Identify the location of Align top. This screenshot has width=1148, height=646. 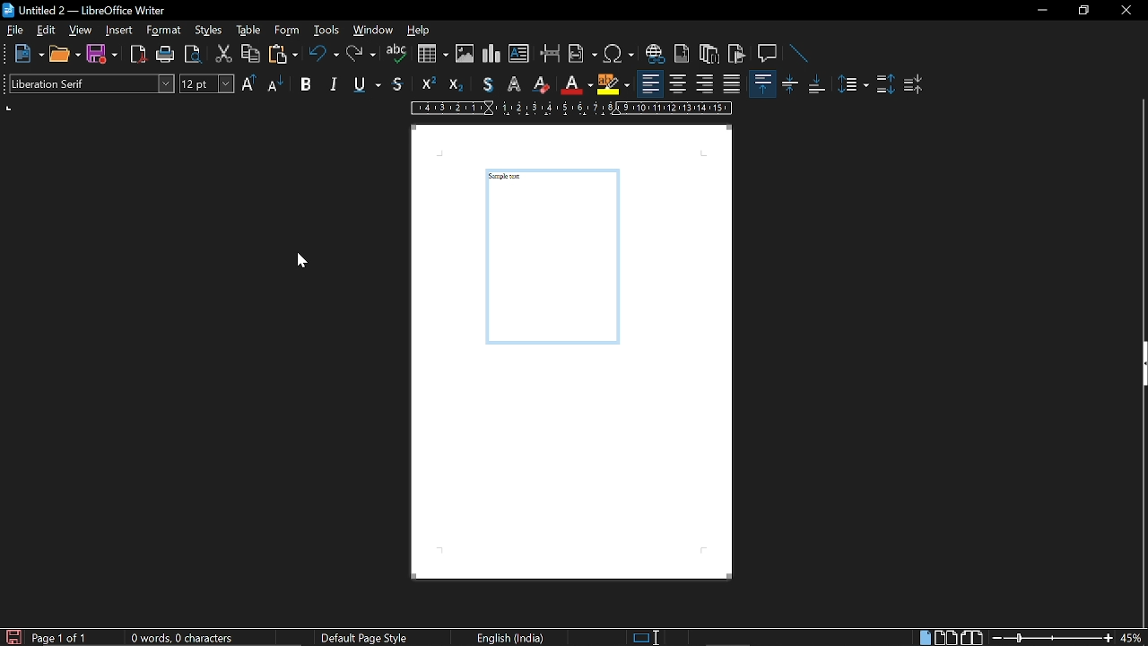
(761, 83).